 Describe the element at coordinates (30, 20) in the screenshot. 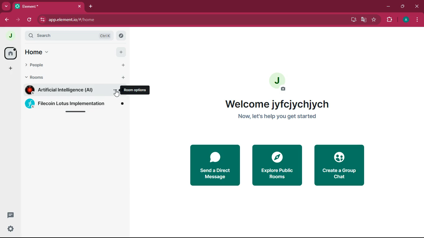

I see `refresh` at that location.